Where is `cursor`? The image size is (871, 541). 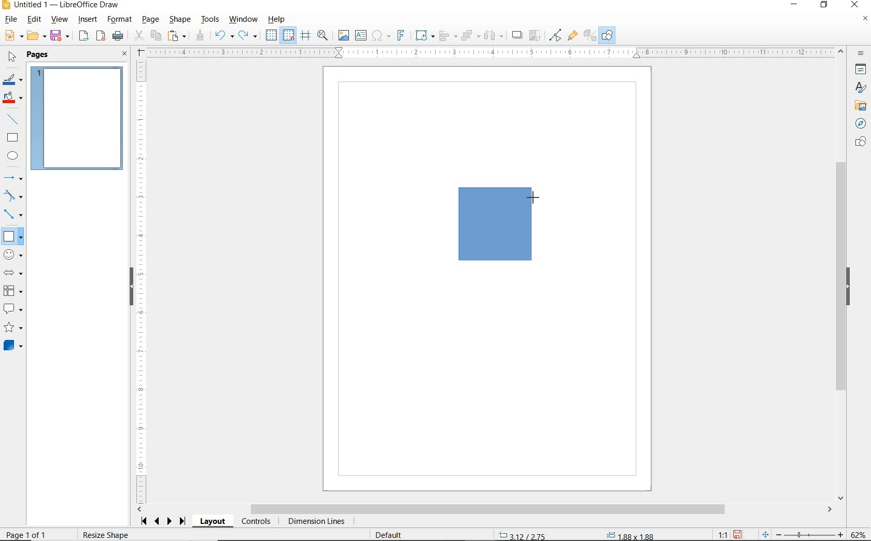 cursor is located at coordinates (532, 196).